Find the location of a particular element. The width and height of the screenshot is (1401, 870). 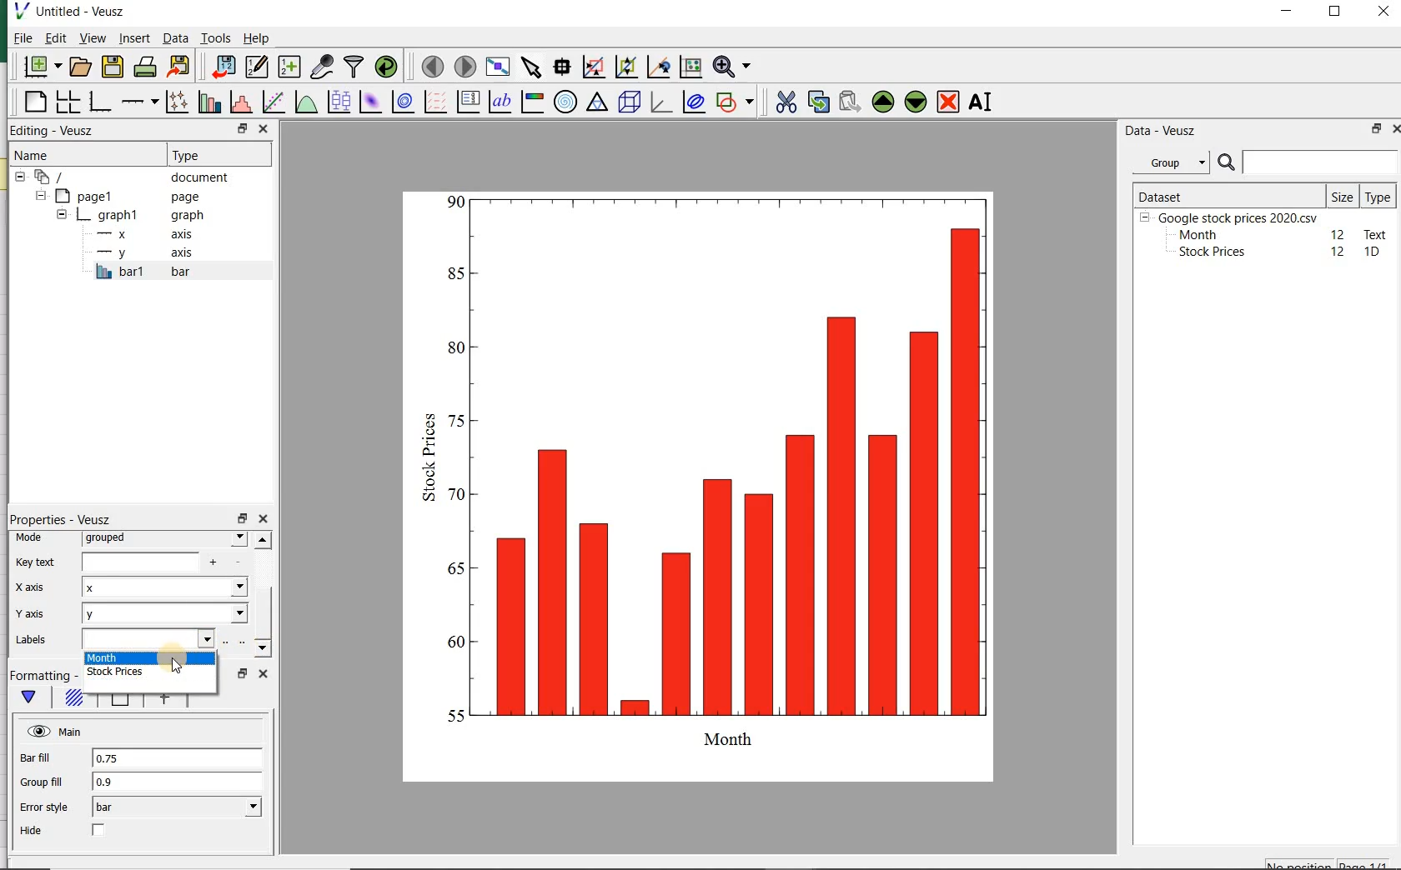

restore is located at coordinates (1373, 130).